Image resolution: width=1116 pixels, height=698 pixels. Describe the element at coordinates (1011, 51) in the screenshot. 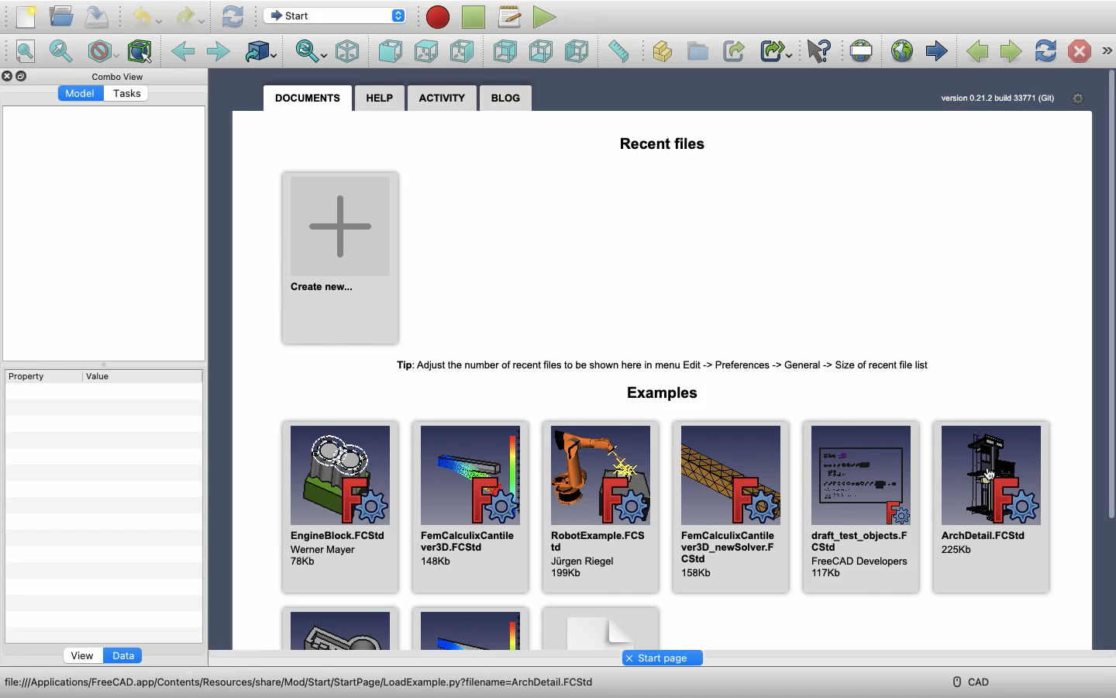

I see `Next page` at that location.